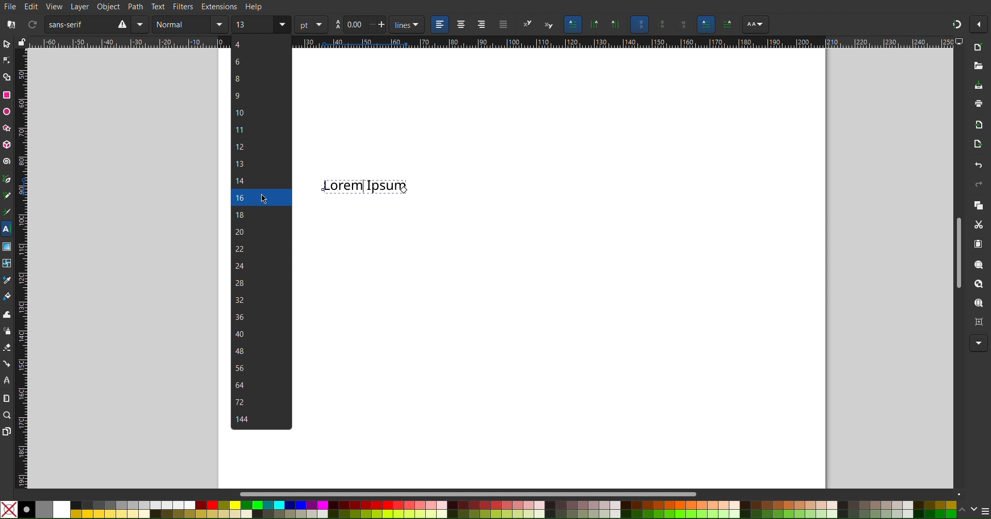 The image size is (991, 519). What do you see at coordinates (979, 264) in the screenshot?
I see `Zoom Selection` at bounding box center [979, 264].